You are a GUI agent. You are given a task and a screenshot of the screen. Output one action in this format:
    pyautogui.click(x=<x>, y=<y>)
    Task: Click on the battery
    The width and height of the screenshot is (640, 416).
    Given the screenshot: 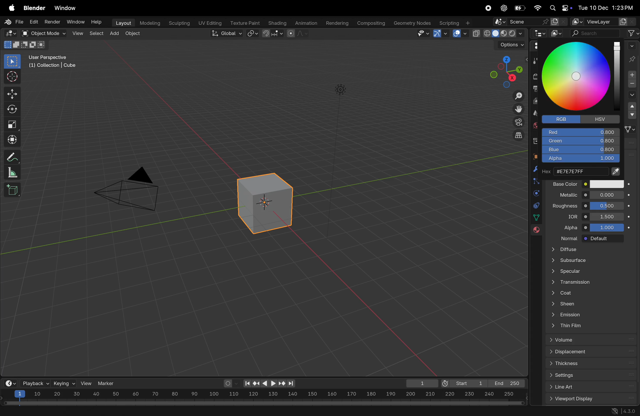 What is the action you would take?
    pyautogui.click(x=521, y=8)
    